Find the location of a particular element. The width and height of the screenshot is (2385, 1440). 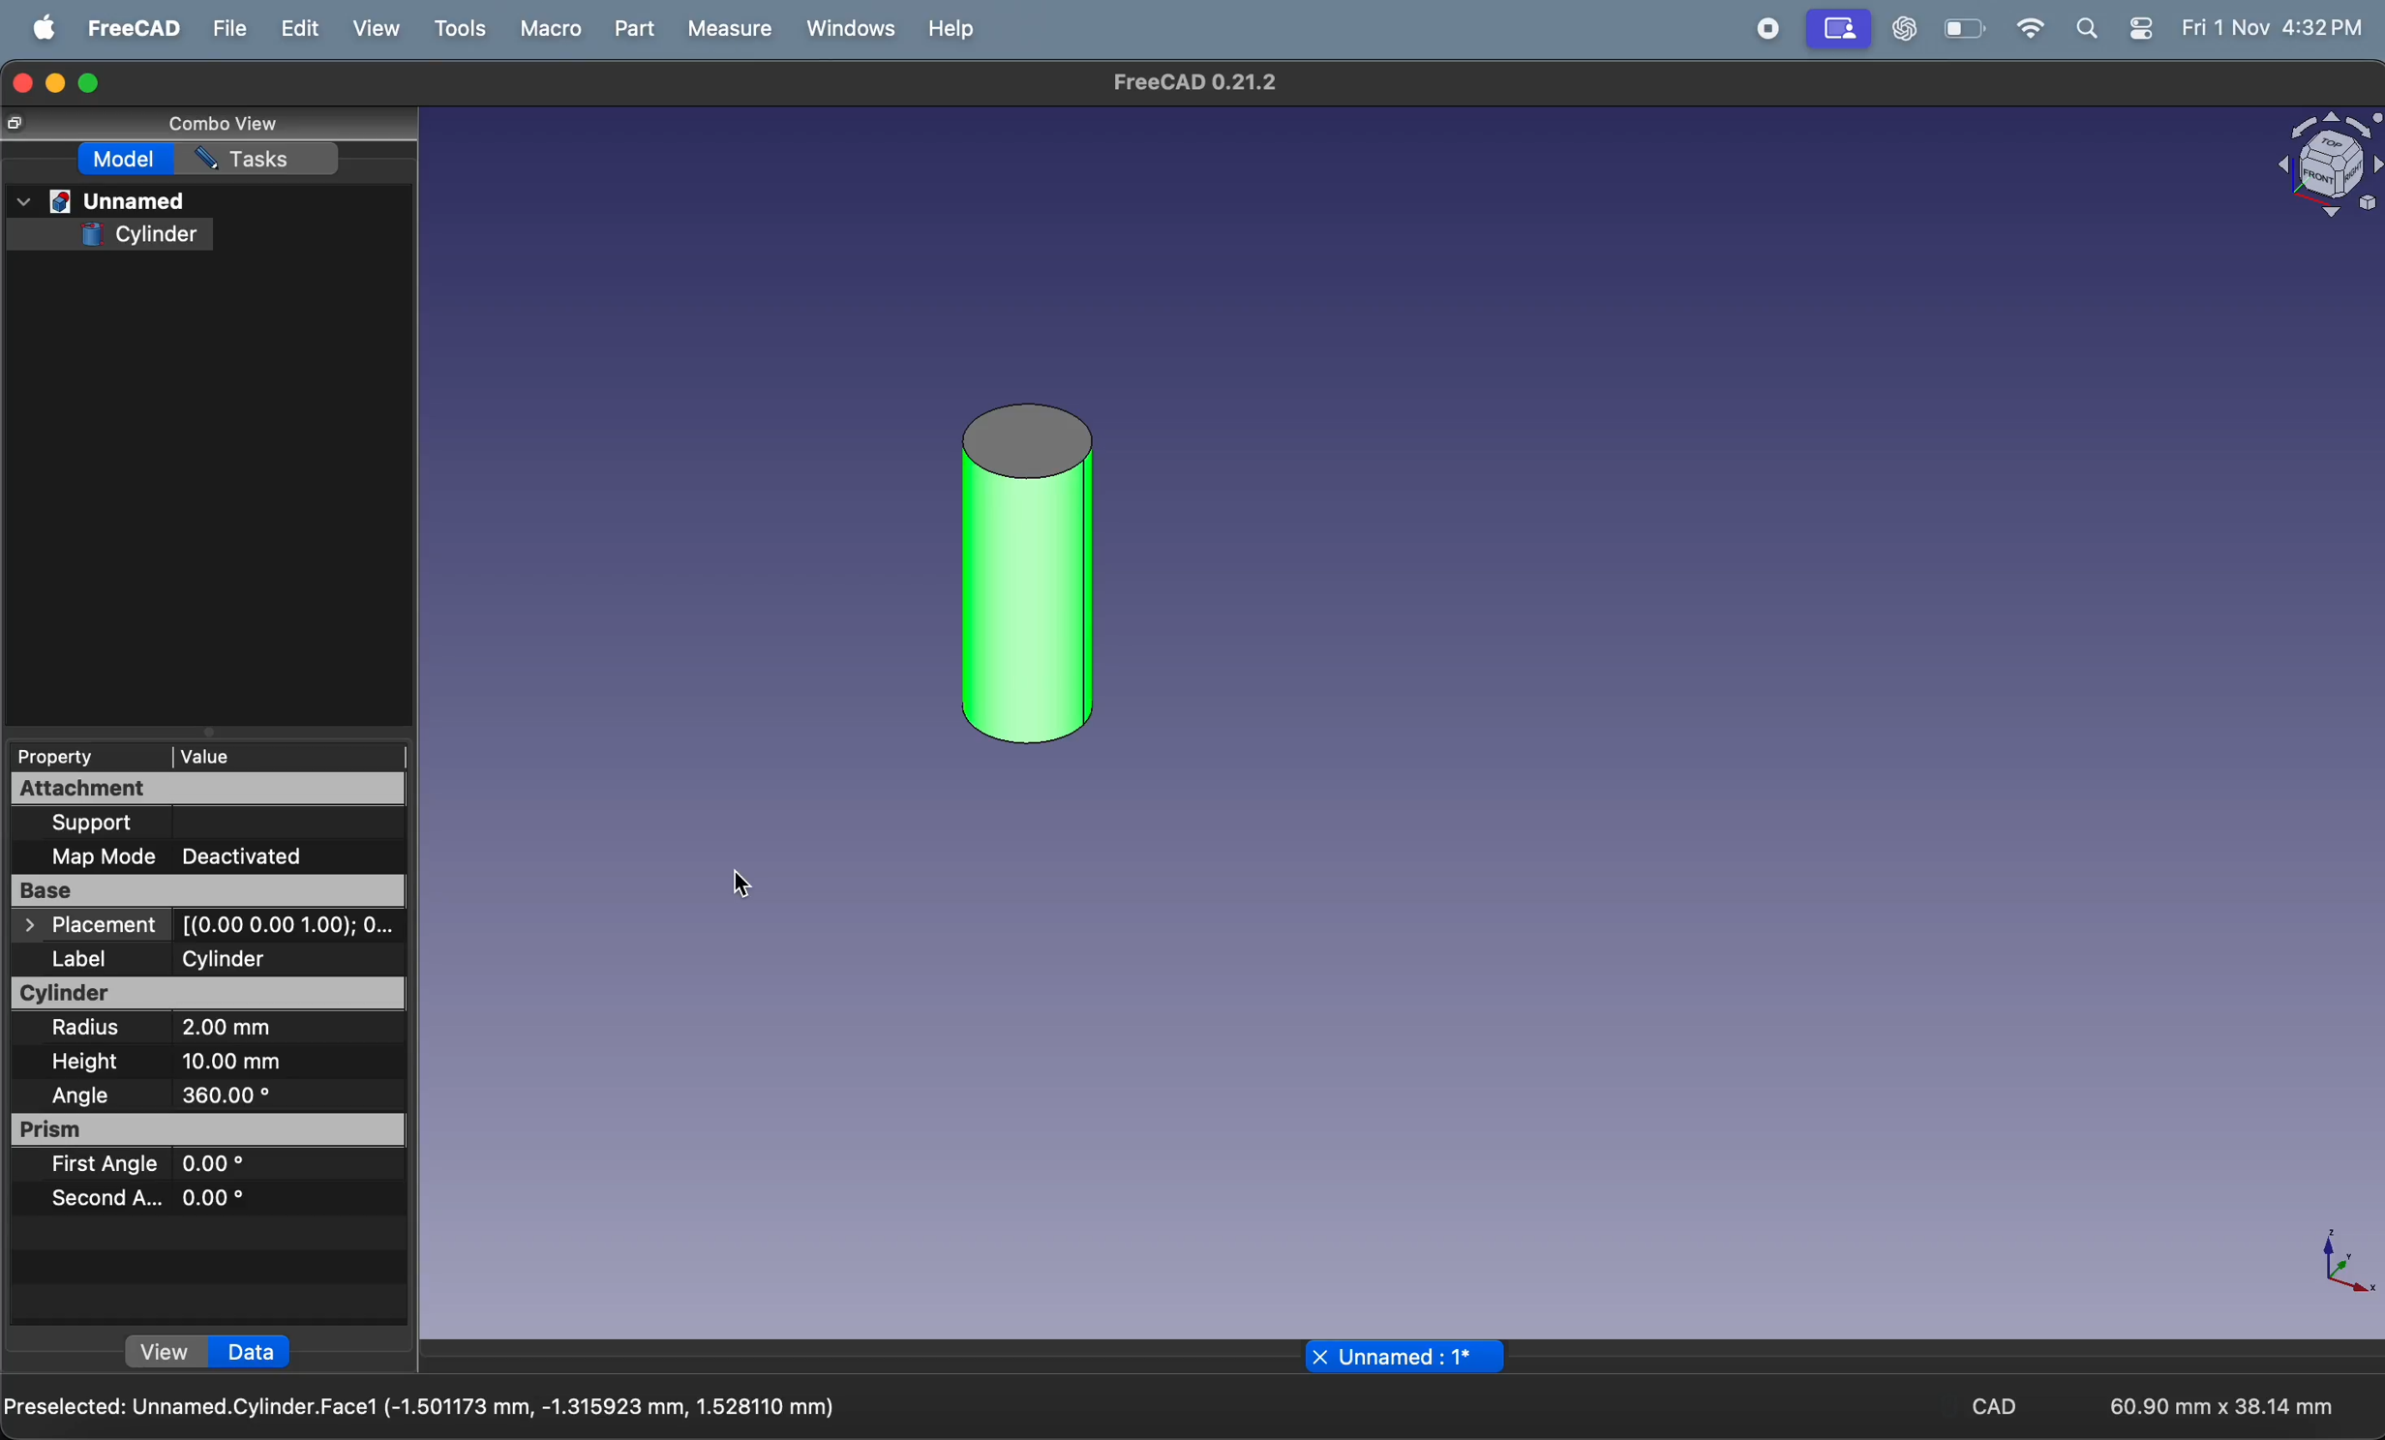

unanmed is located at coordinates (102, 202).